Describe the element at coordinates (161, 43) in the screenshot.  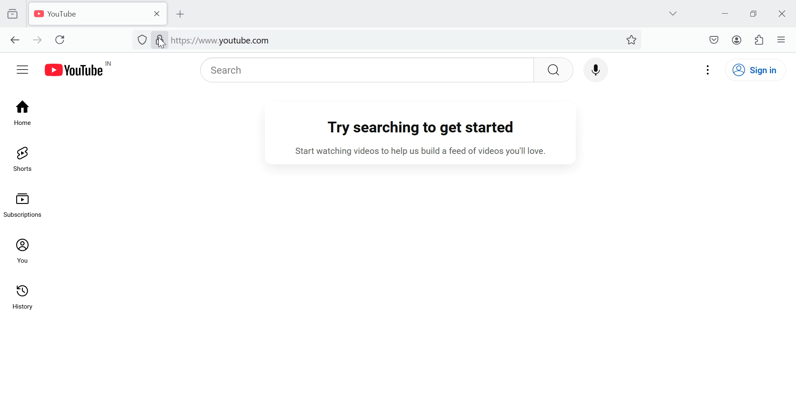
I see `Cursor` at that location.